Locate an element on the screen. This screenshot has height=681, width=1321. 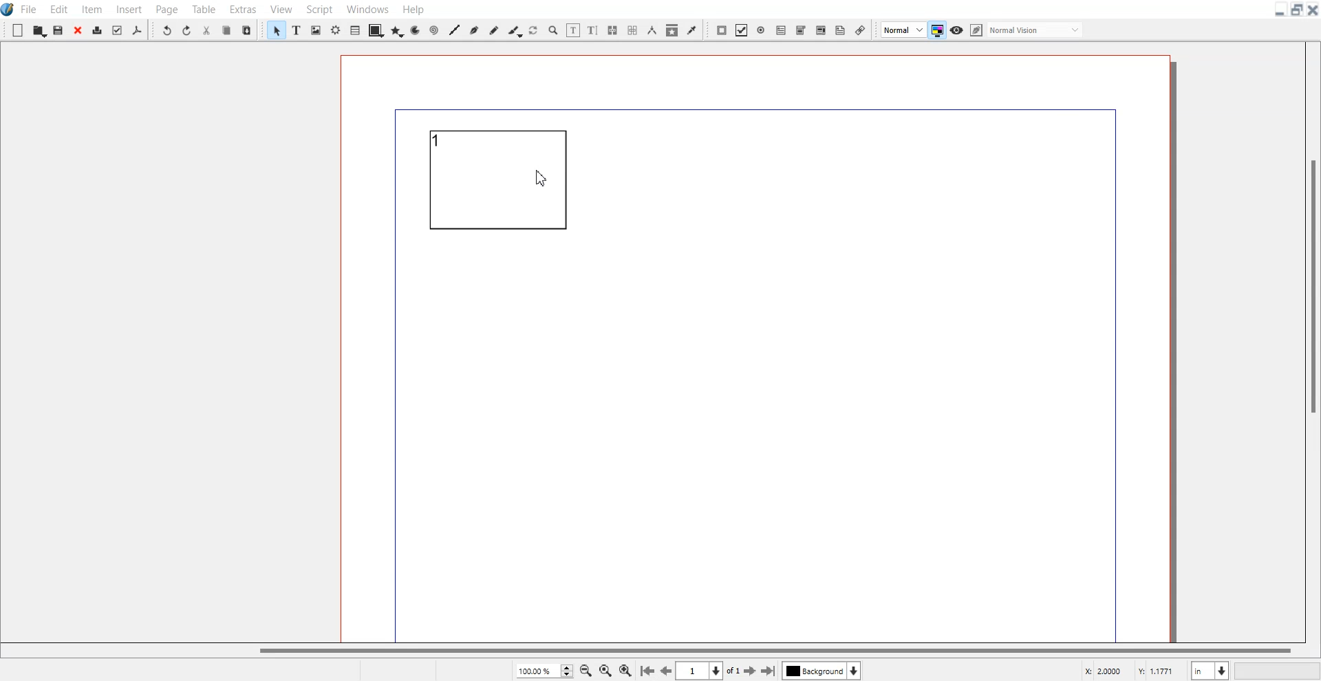
Line is located at coordinates (453, 30).